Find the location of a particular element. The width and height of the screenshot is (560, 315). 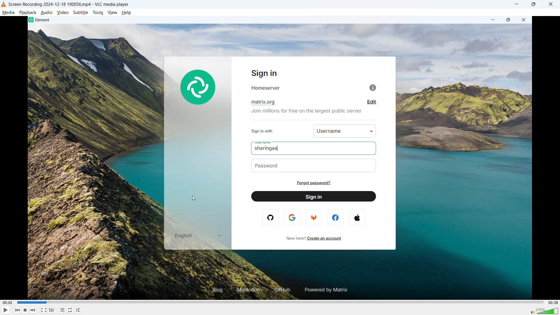

Password is located at coordinates (272, 166).